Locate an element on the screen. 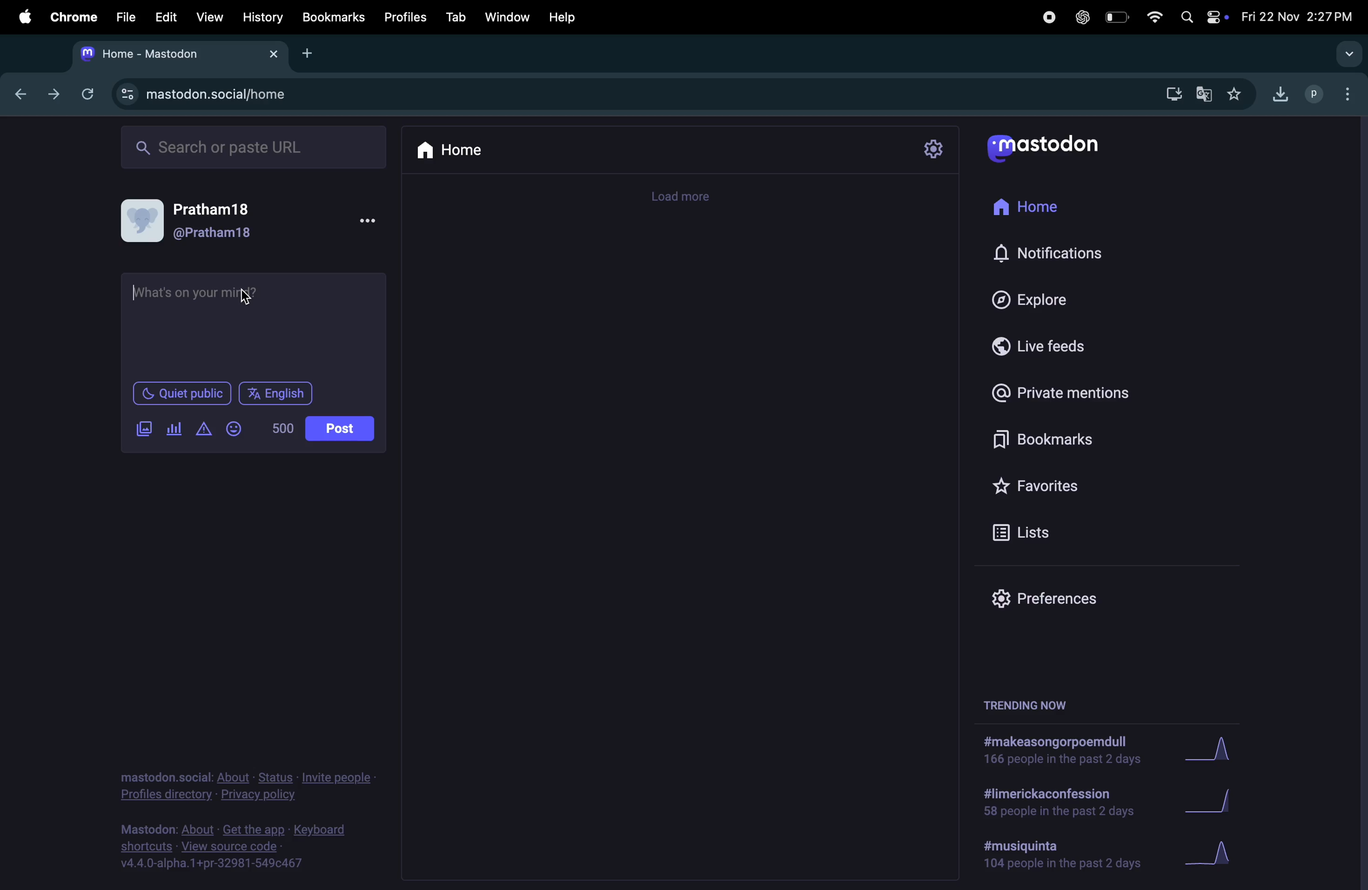  language is located at coordinates (277, 394).